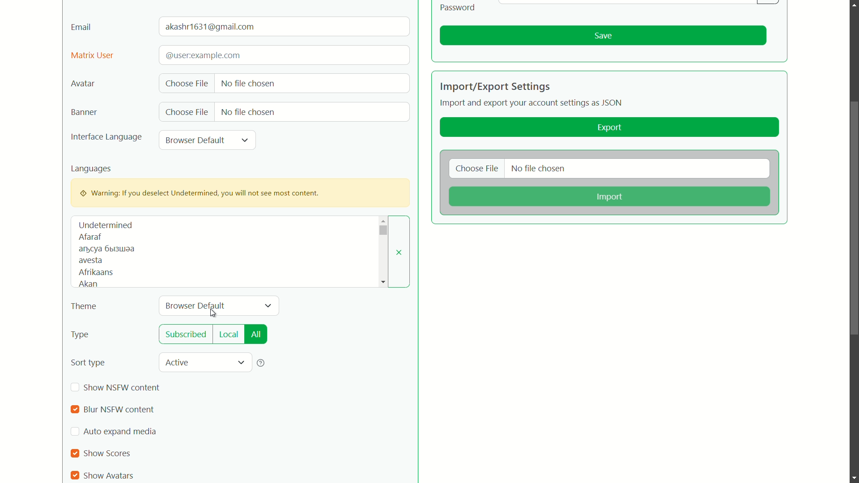 This screenshot has width=859, height=483. Describe the element at coordinates (477, 169) in the screenshot. I see `choose file` at that location.